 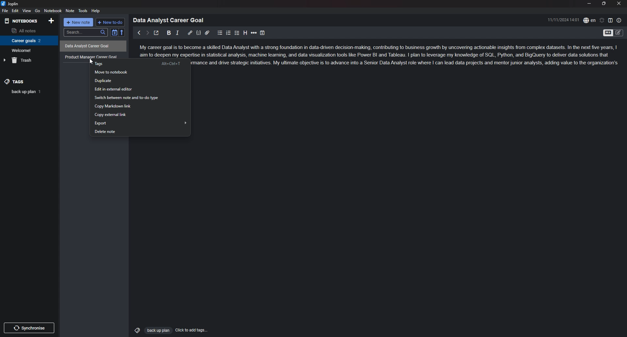 What do you see at coordinates (27, 11) in the screenshot?
I see `view` at bounding box center [27, 11].